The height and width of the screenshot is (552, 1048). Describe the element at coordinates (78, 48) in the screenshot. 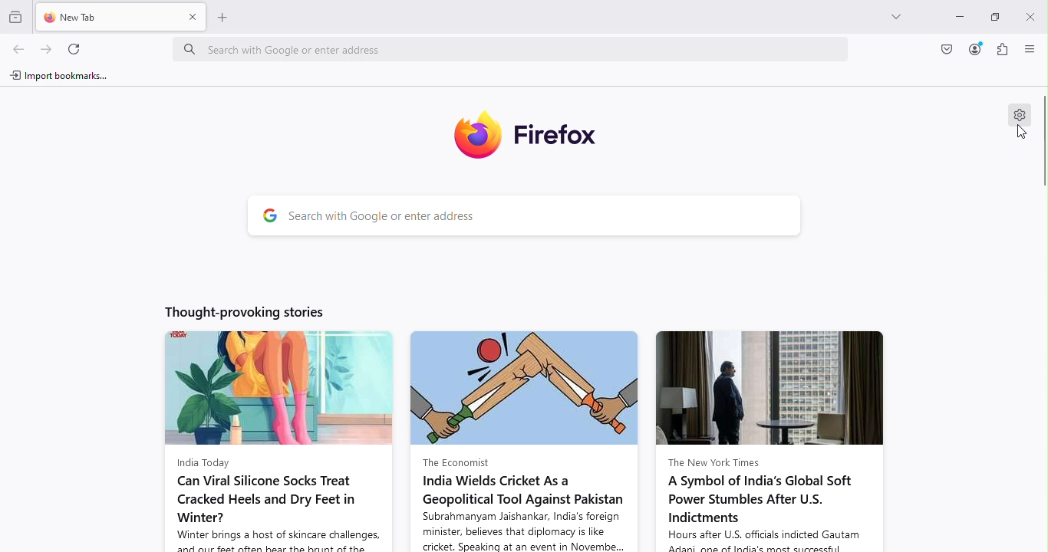

I see `Reload the current page` at that location.